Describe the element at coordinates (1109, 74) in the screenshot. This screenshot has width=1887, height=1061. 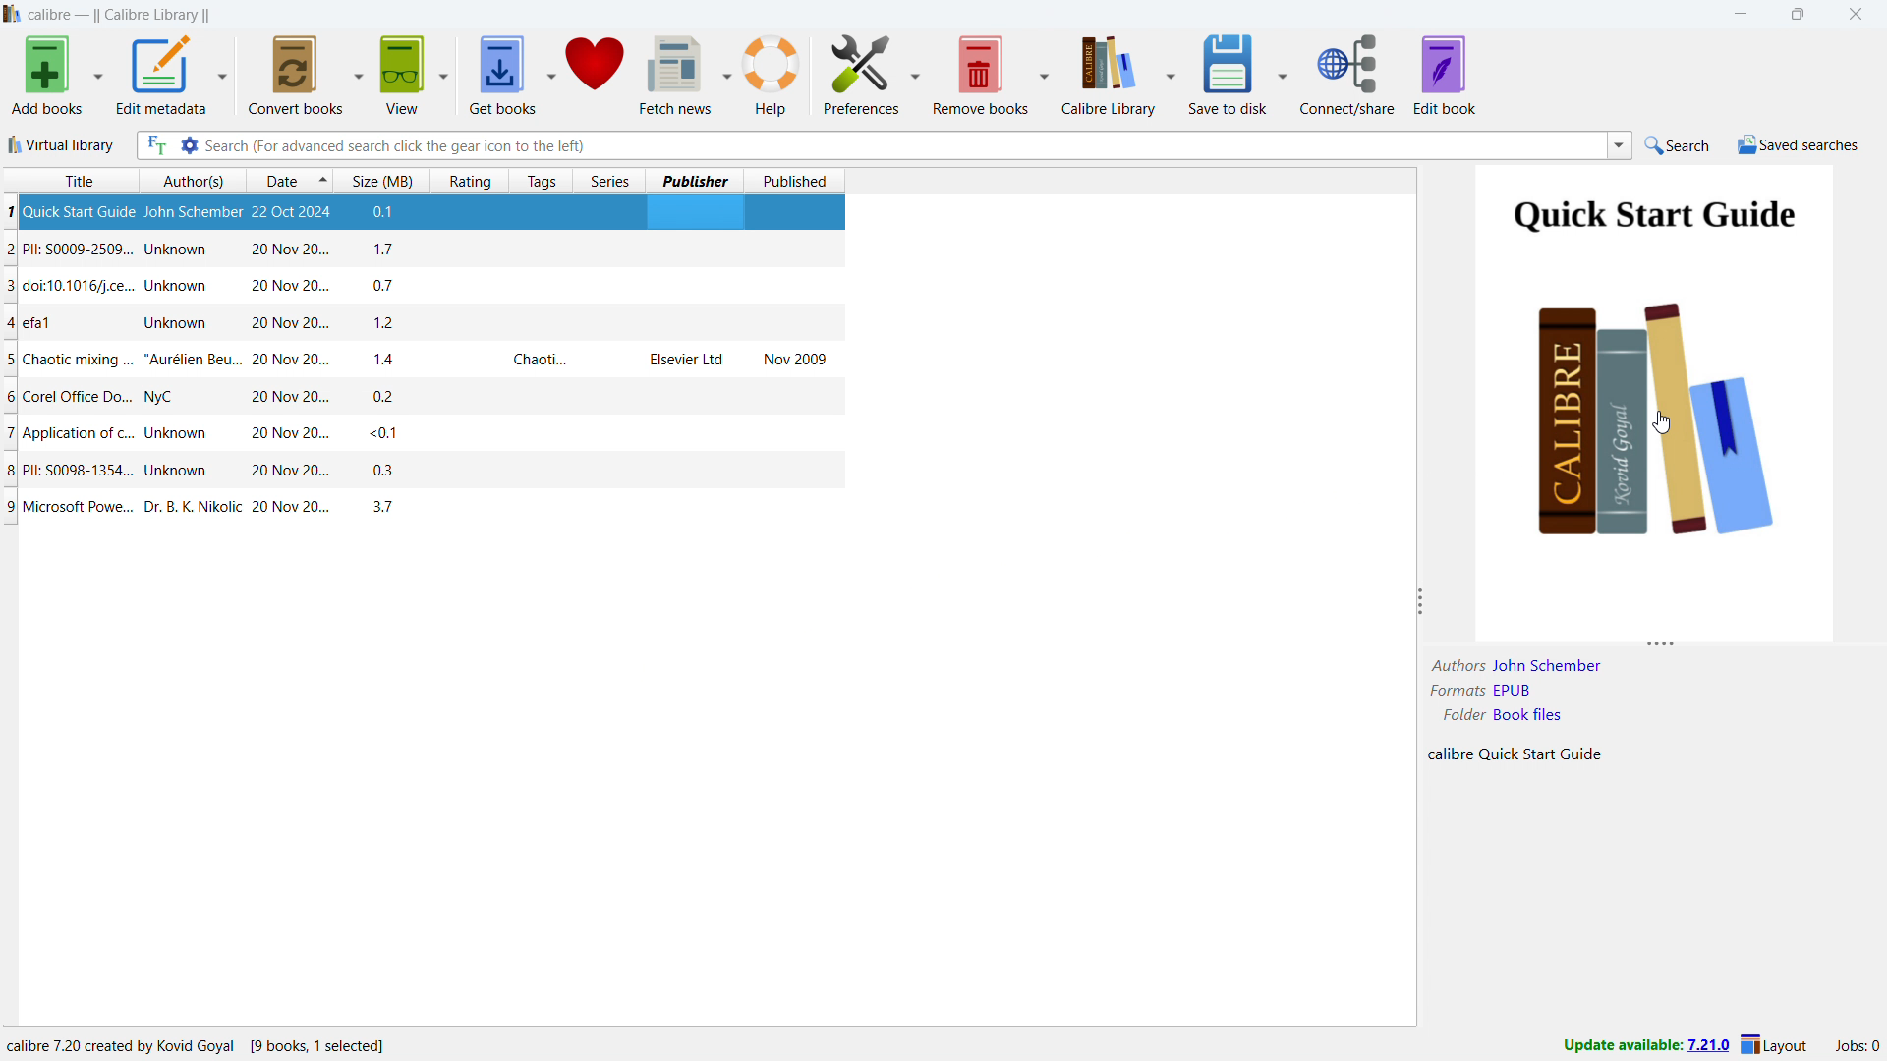
I see `calibre library` at that location.